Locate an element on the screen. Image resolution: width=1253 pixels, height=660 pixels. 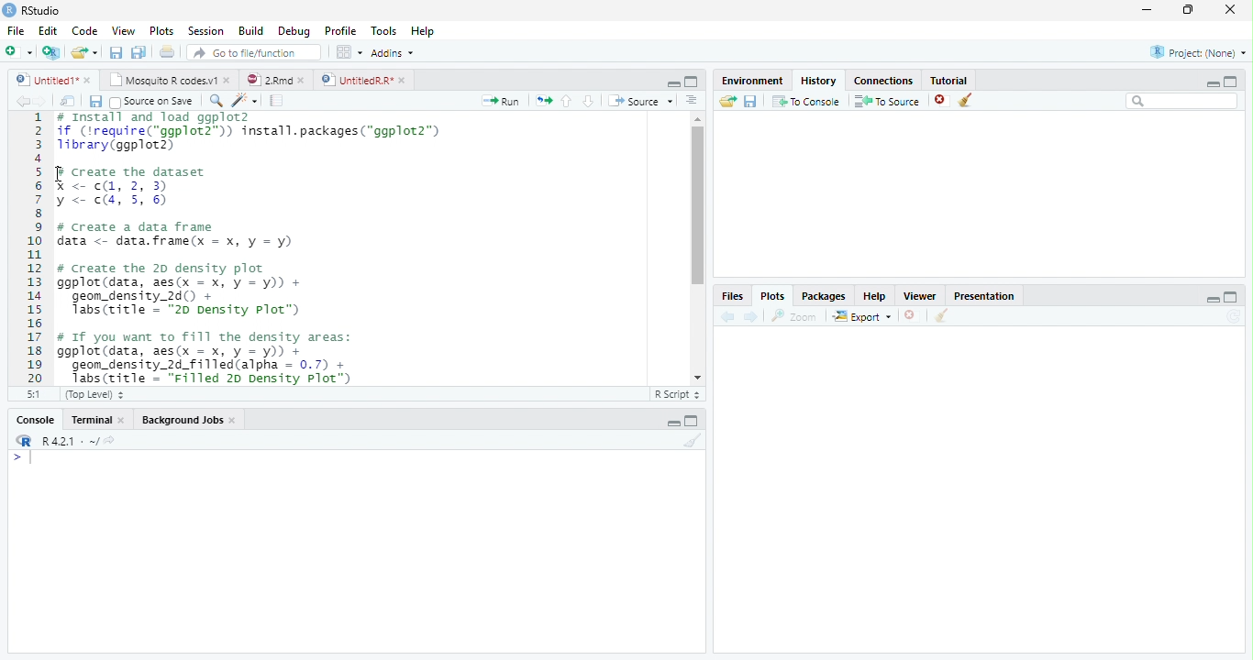
New file is located at coordinates (18, 52).